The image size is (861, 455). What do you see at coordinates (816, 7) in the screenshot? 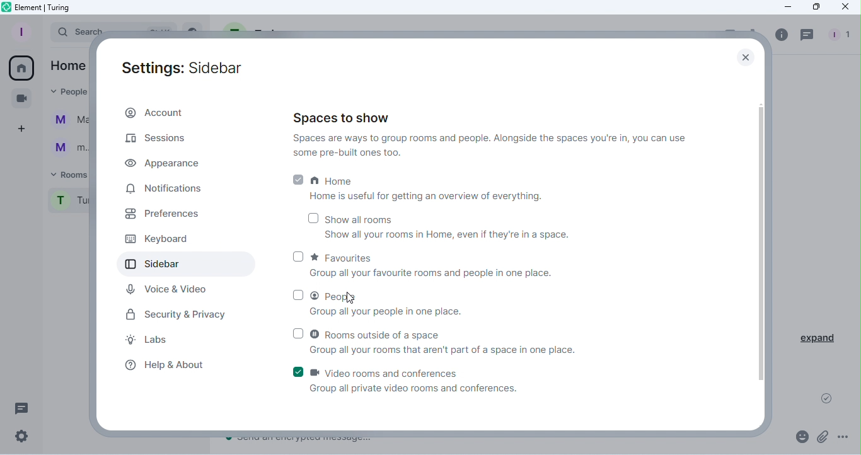
I see `Maximize` at bounding box center [816, 7].